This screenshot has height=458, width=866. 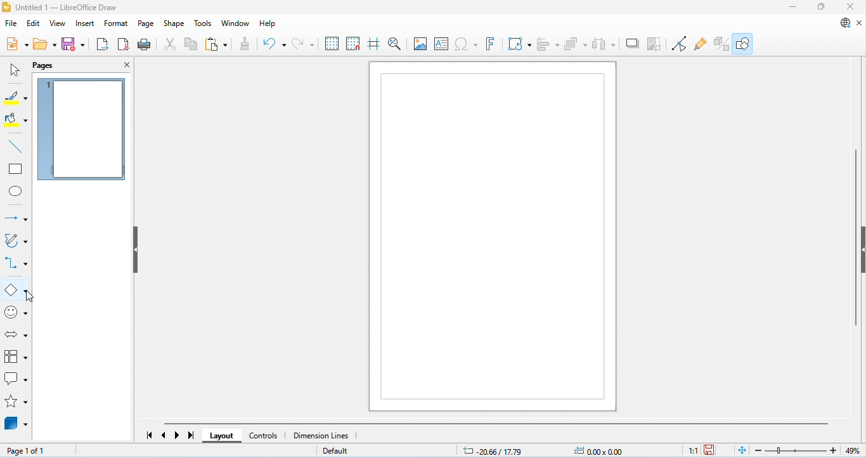 I want to click on object size, so click(x=602, y=451).